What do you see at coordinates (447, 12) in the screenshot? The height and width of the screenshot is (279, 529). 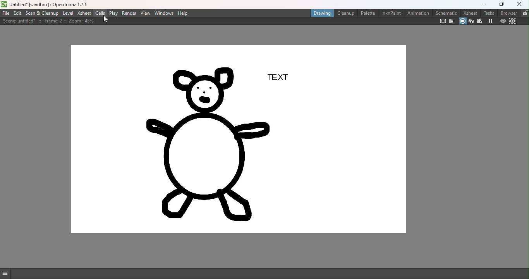 I see `Schematic` at bounding box center [447, 12].